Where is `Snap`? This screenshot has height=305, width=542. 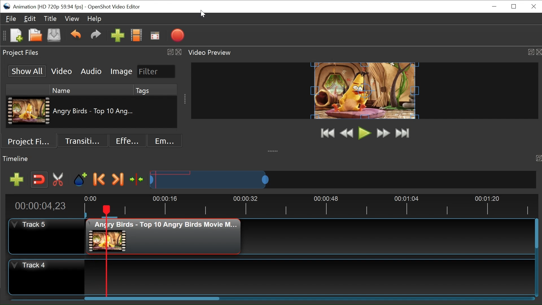
Snap is located at coordinates (39, 180).